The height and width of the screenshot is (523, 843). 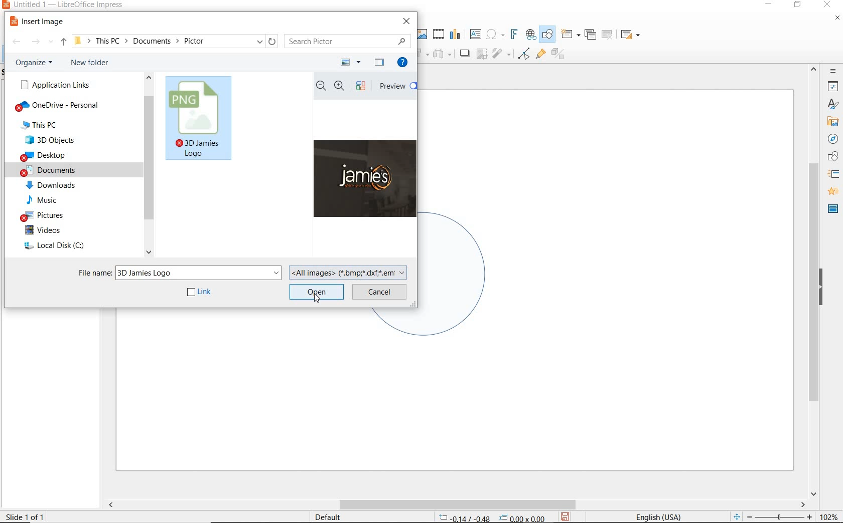 I want to click on crop image, so click(x=481, y=53).